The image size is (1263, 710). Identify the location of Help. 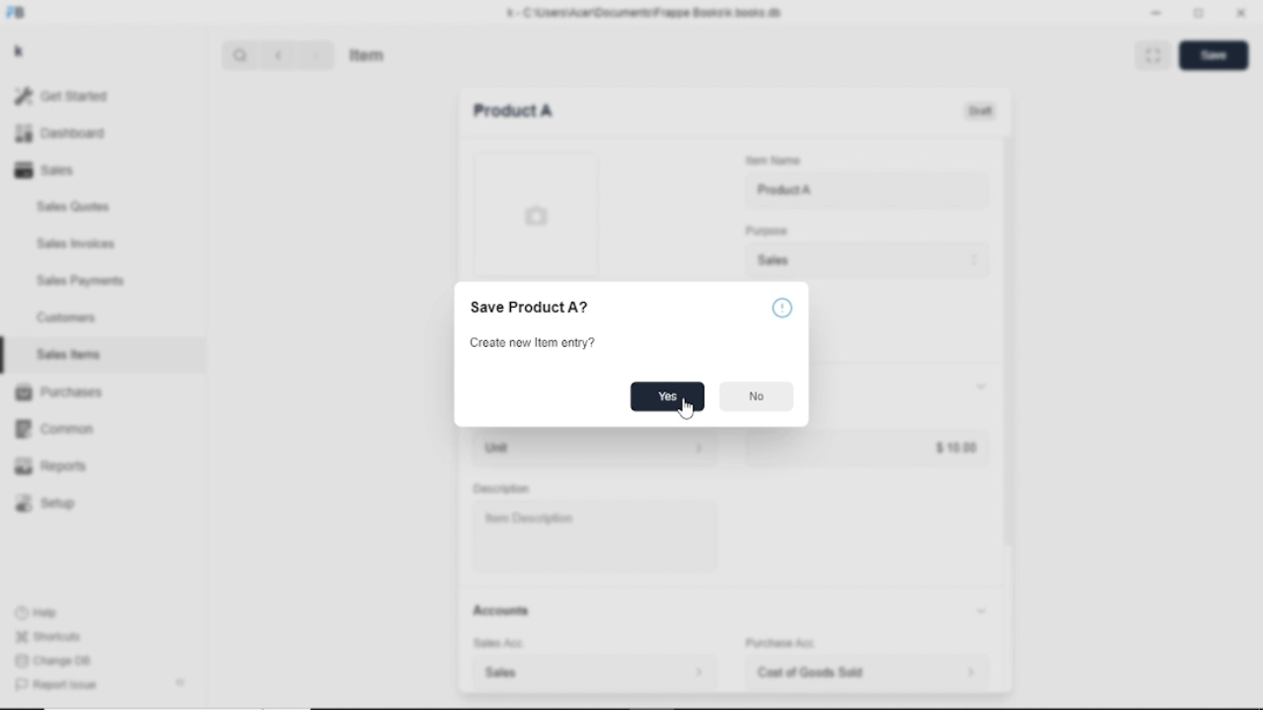
(40, 612).